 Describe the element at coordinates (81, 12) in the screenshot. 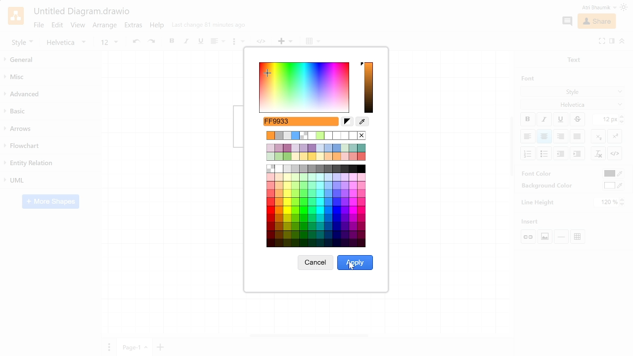

I see `Current window` at that location.